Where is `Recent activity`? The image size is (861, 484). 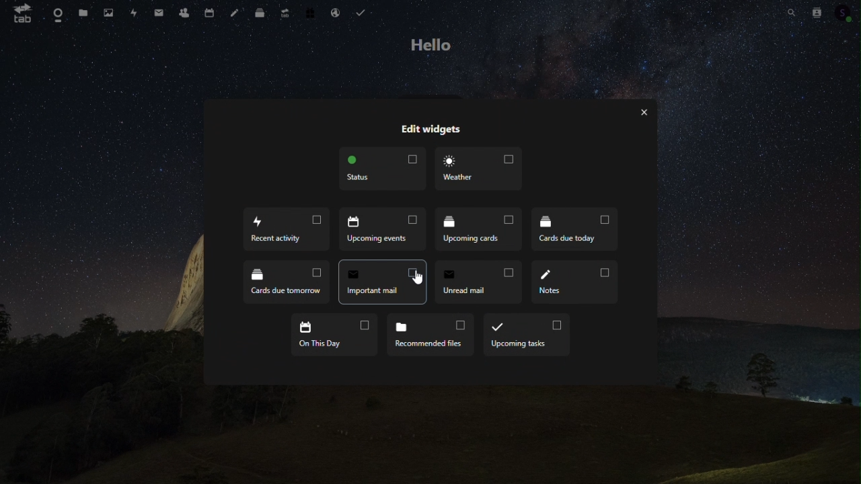
Recent activity is located at coordinates (283, 231).